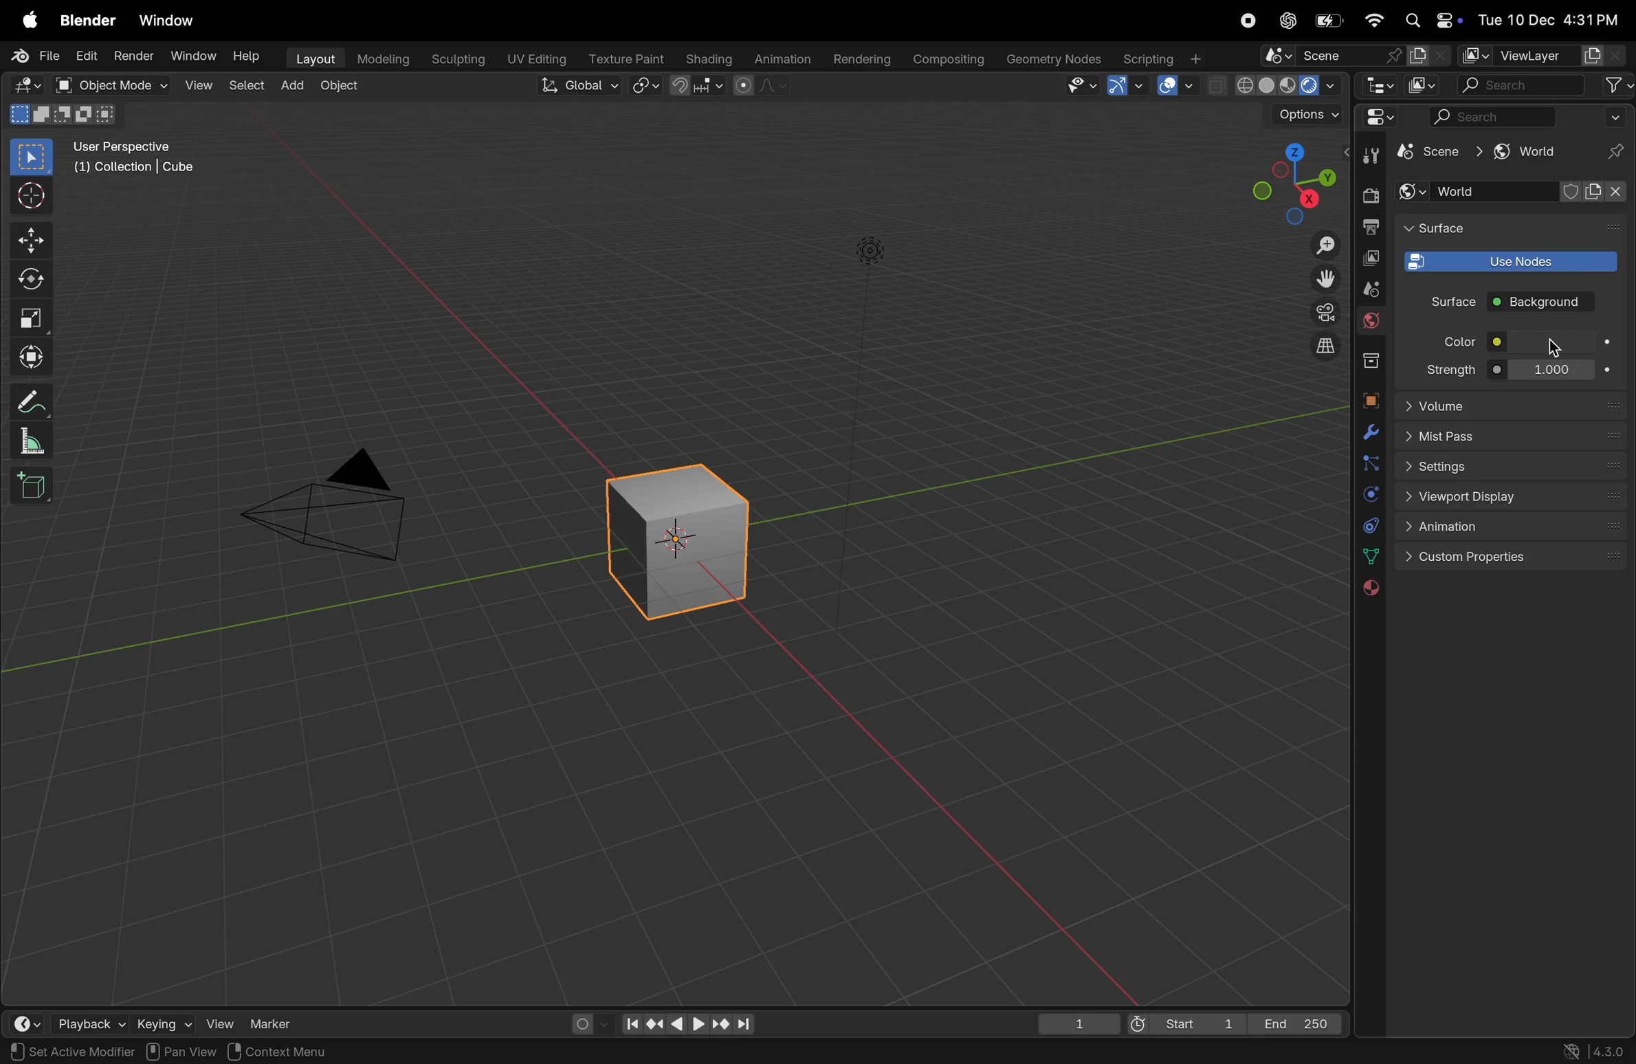  Describe the element at coordinates (1317, 346) in the screenshot. I see `orthographic view` at that location.